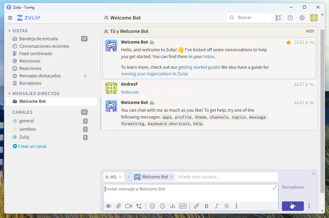  Describe the element at coordinates (10, 18) in the screenshot. I see `Menu` at that location.